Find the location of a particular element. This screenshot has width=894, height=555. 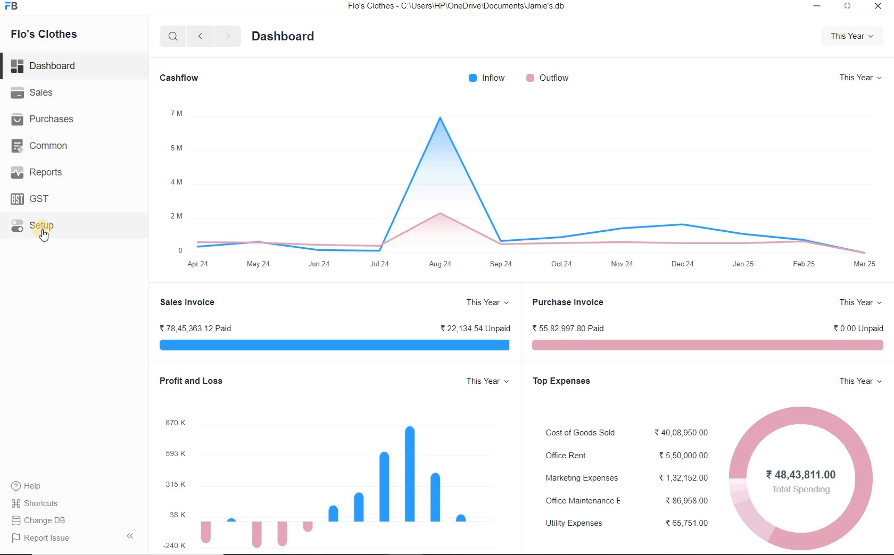

Vertical bar with month is located at coordinates (178, 180).